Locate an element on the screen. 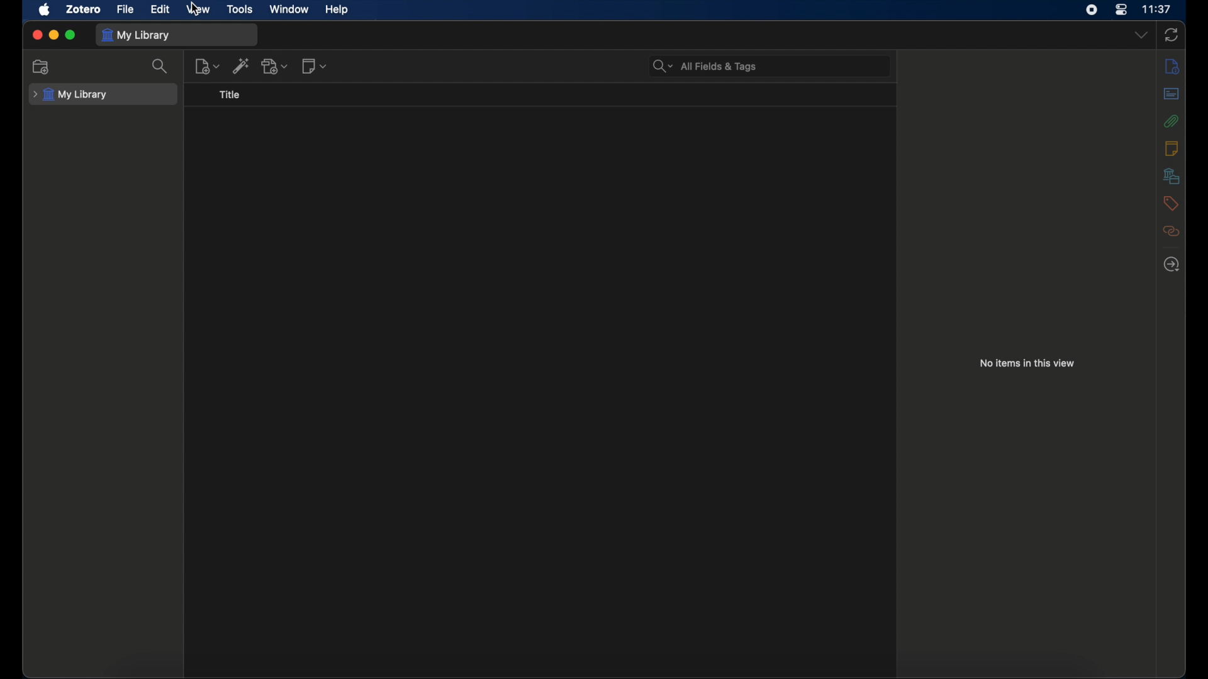 The image size is (1208, 679). title is located at coordinates (230, 94).